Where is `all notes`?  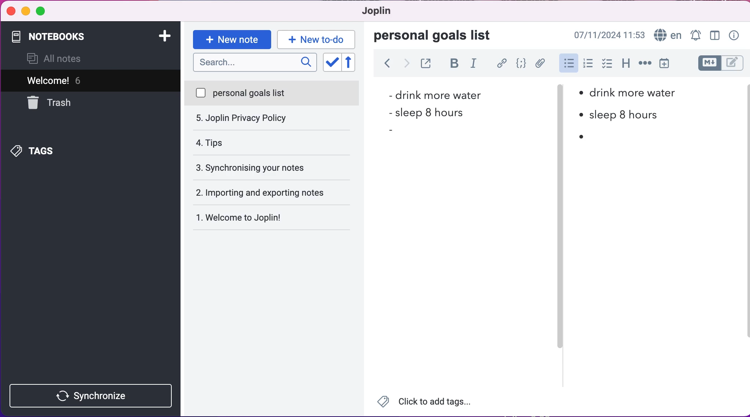
all notes is located at coordinates (59, 59).